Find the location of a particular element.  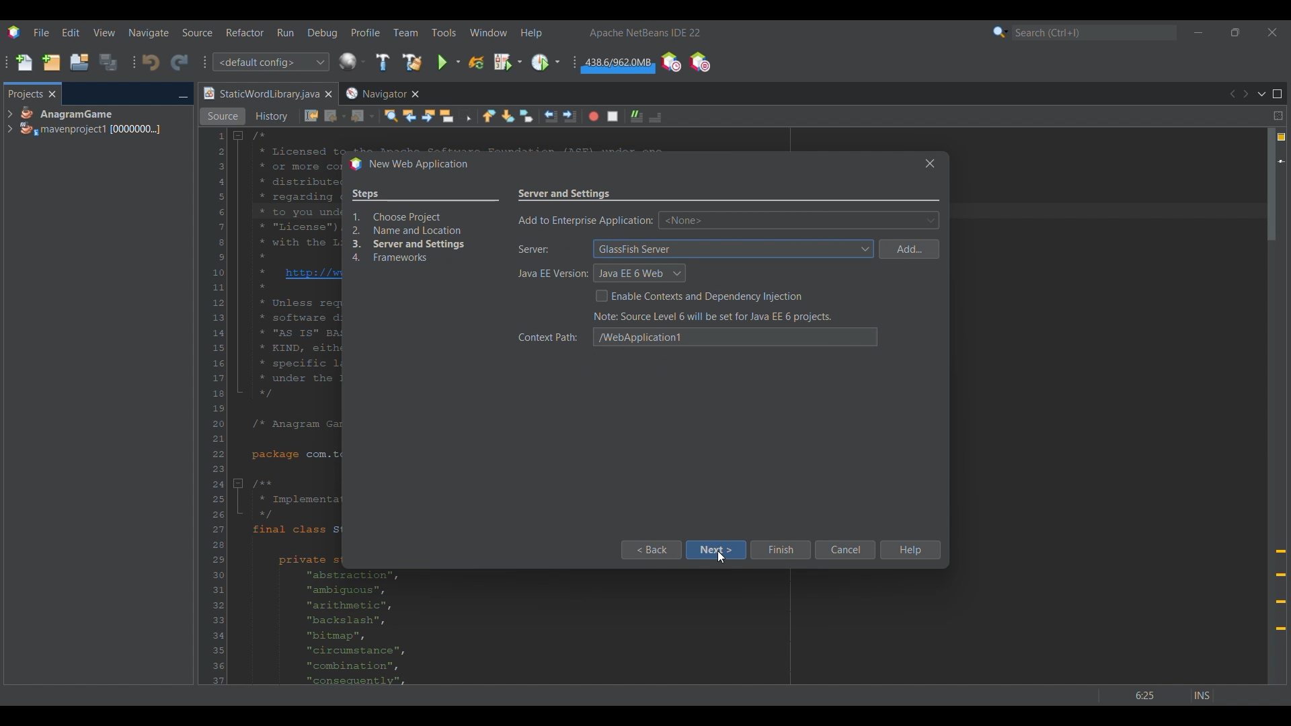

Options for respective setting is located at coordinates (734, 261).